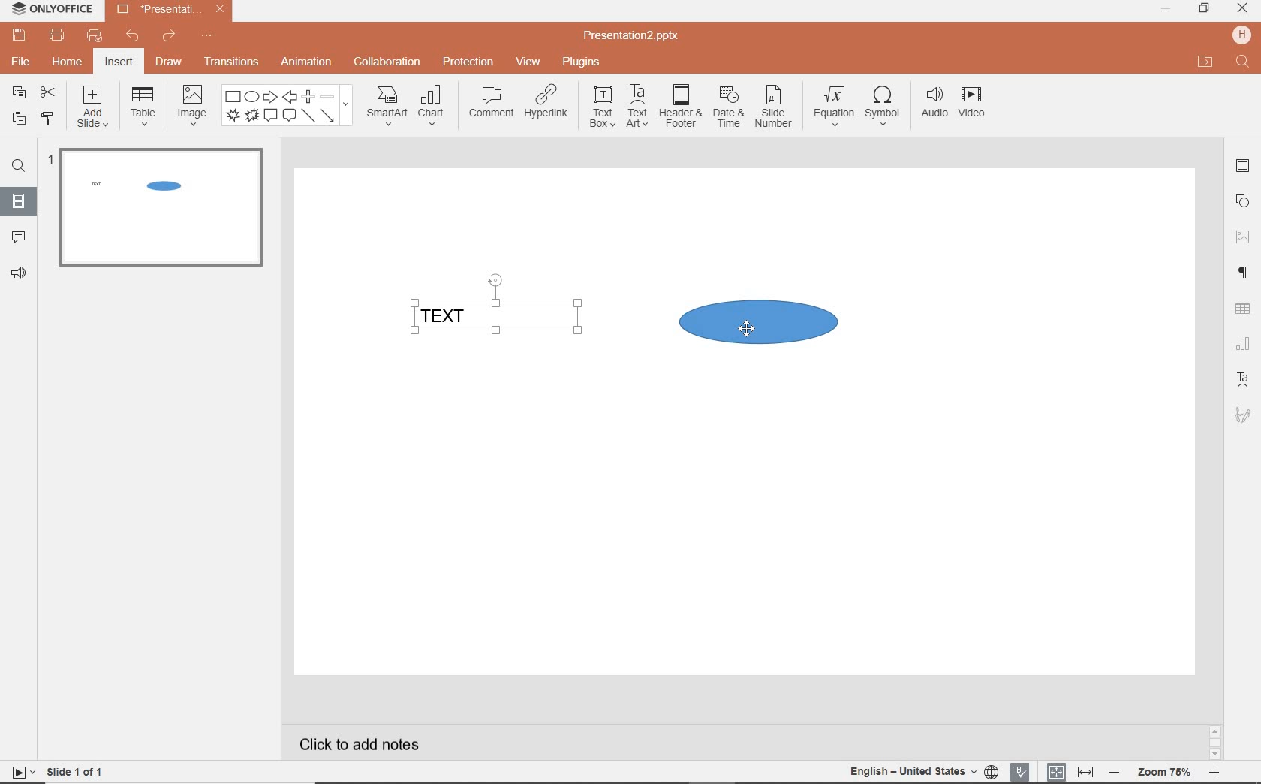 The width and height of the screenshot is (1261, 784). I want to click on video, so click(973, 105).